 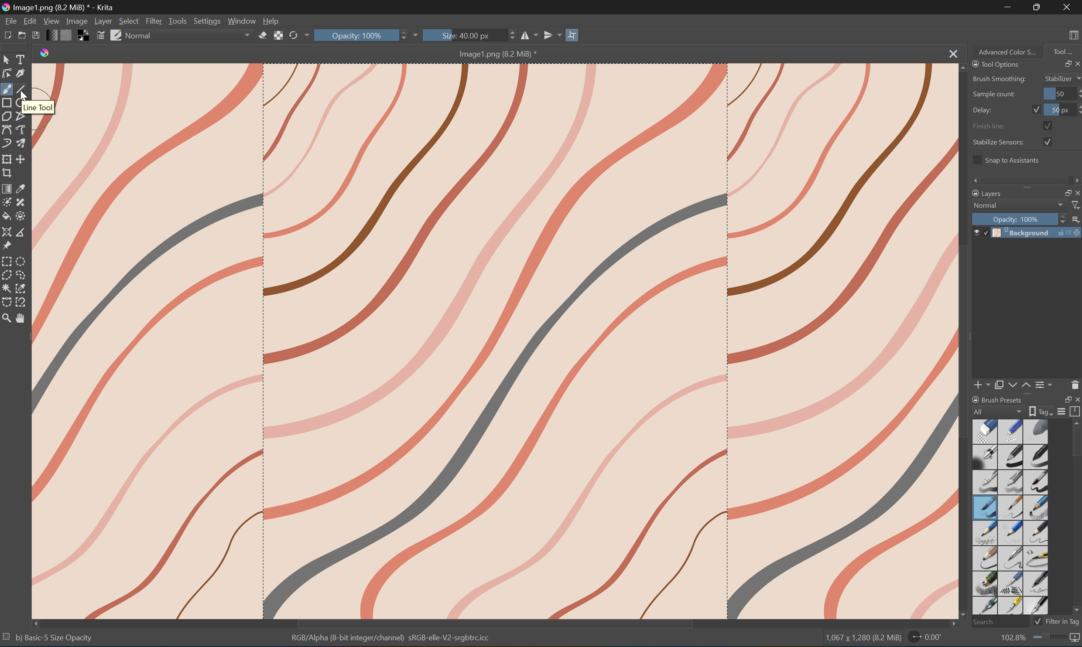 I want to click on Size: 40.00px, so click(x=464, y=35).